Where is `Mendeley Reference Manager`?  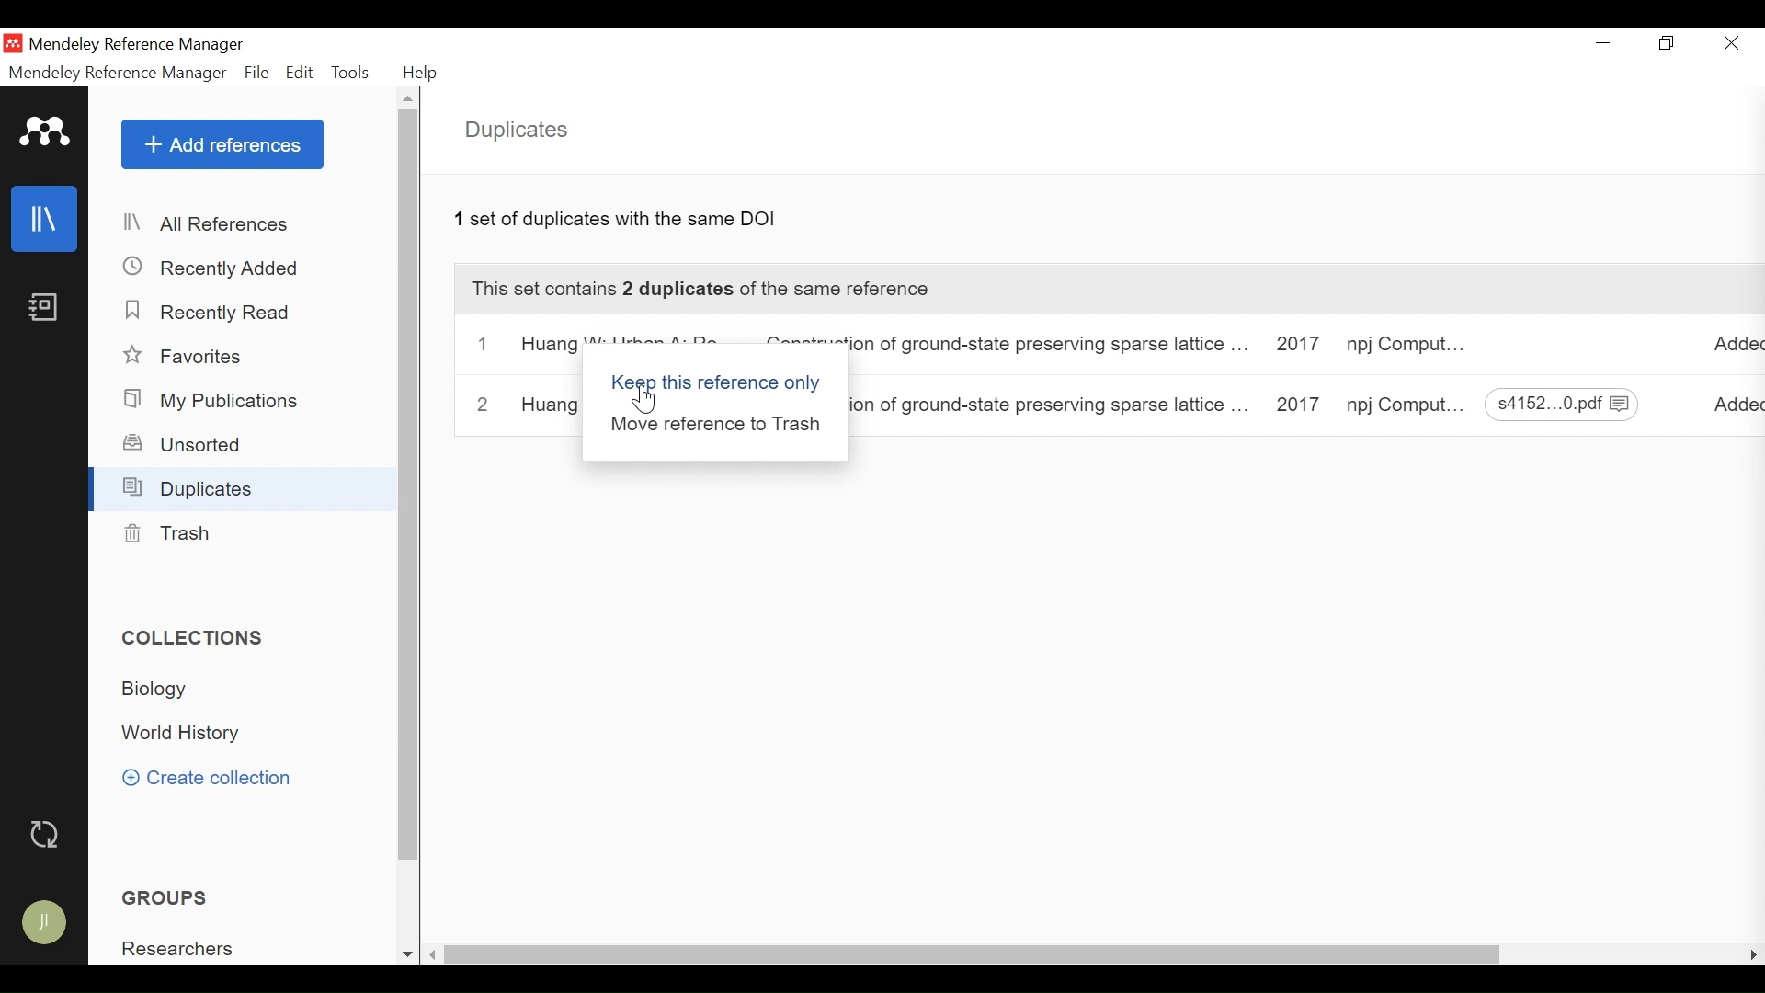 Mendeley Reference Manager is located at coordinates (142, 45).